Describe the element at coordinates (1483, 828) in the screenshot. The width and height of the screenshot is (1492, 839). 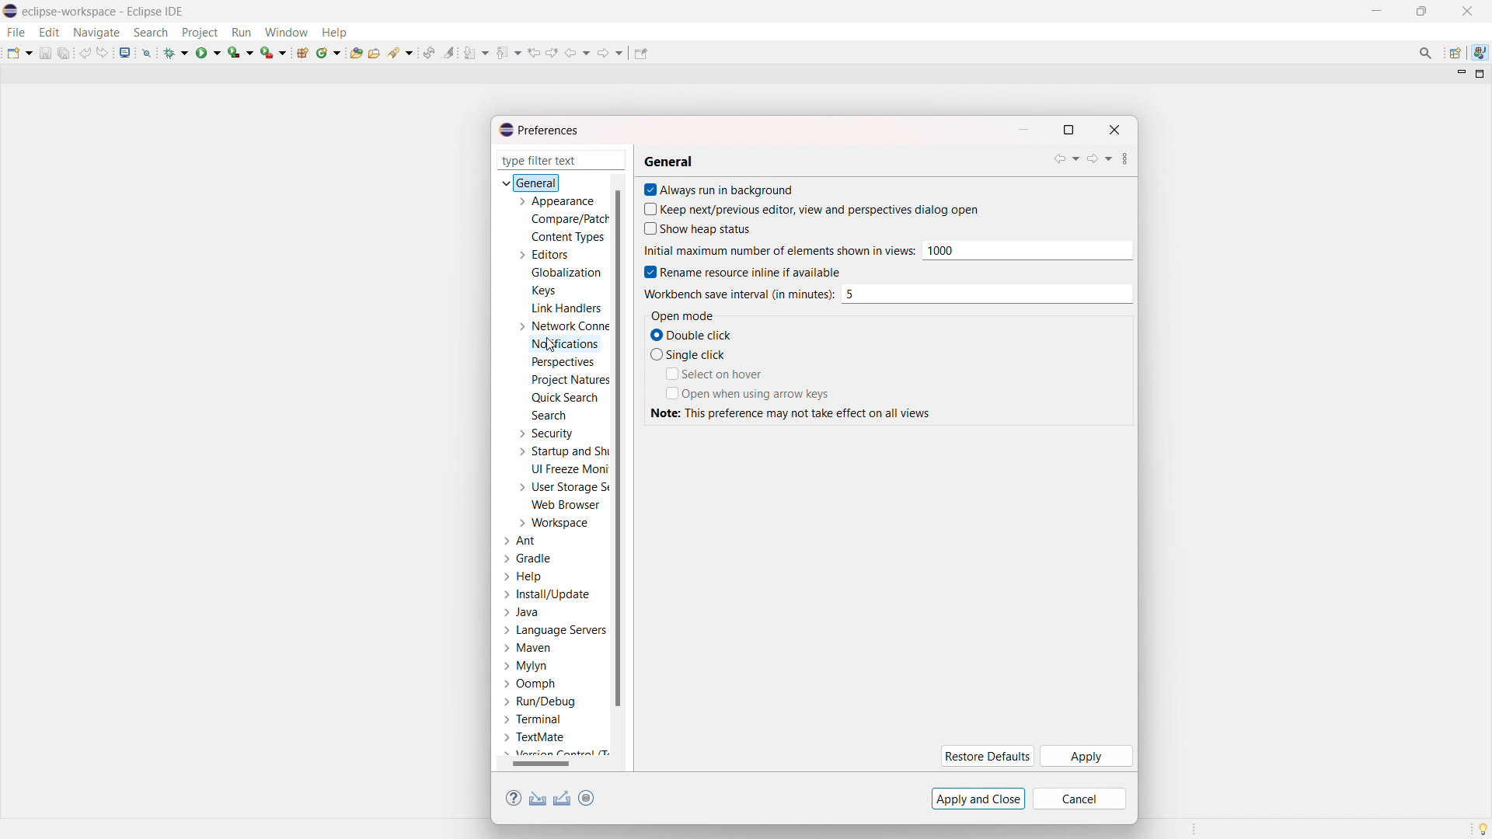
I see `tip of the day` at that location.